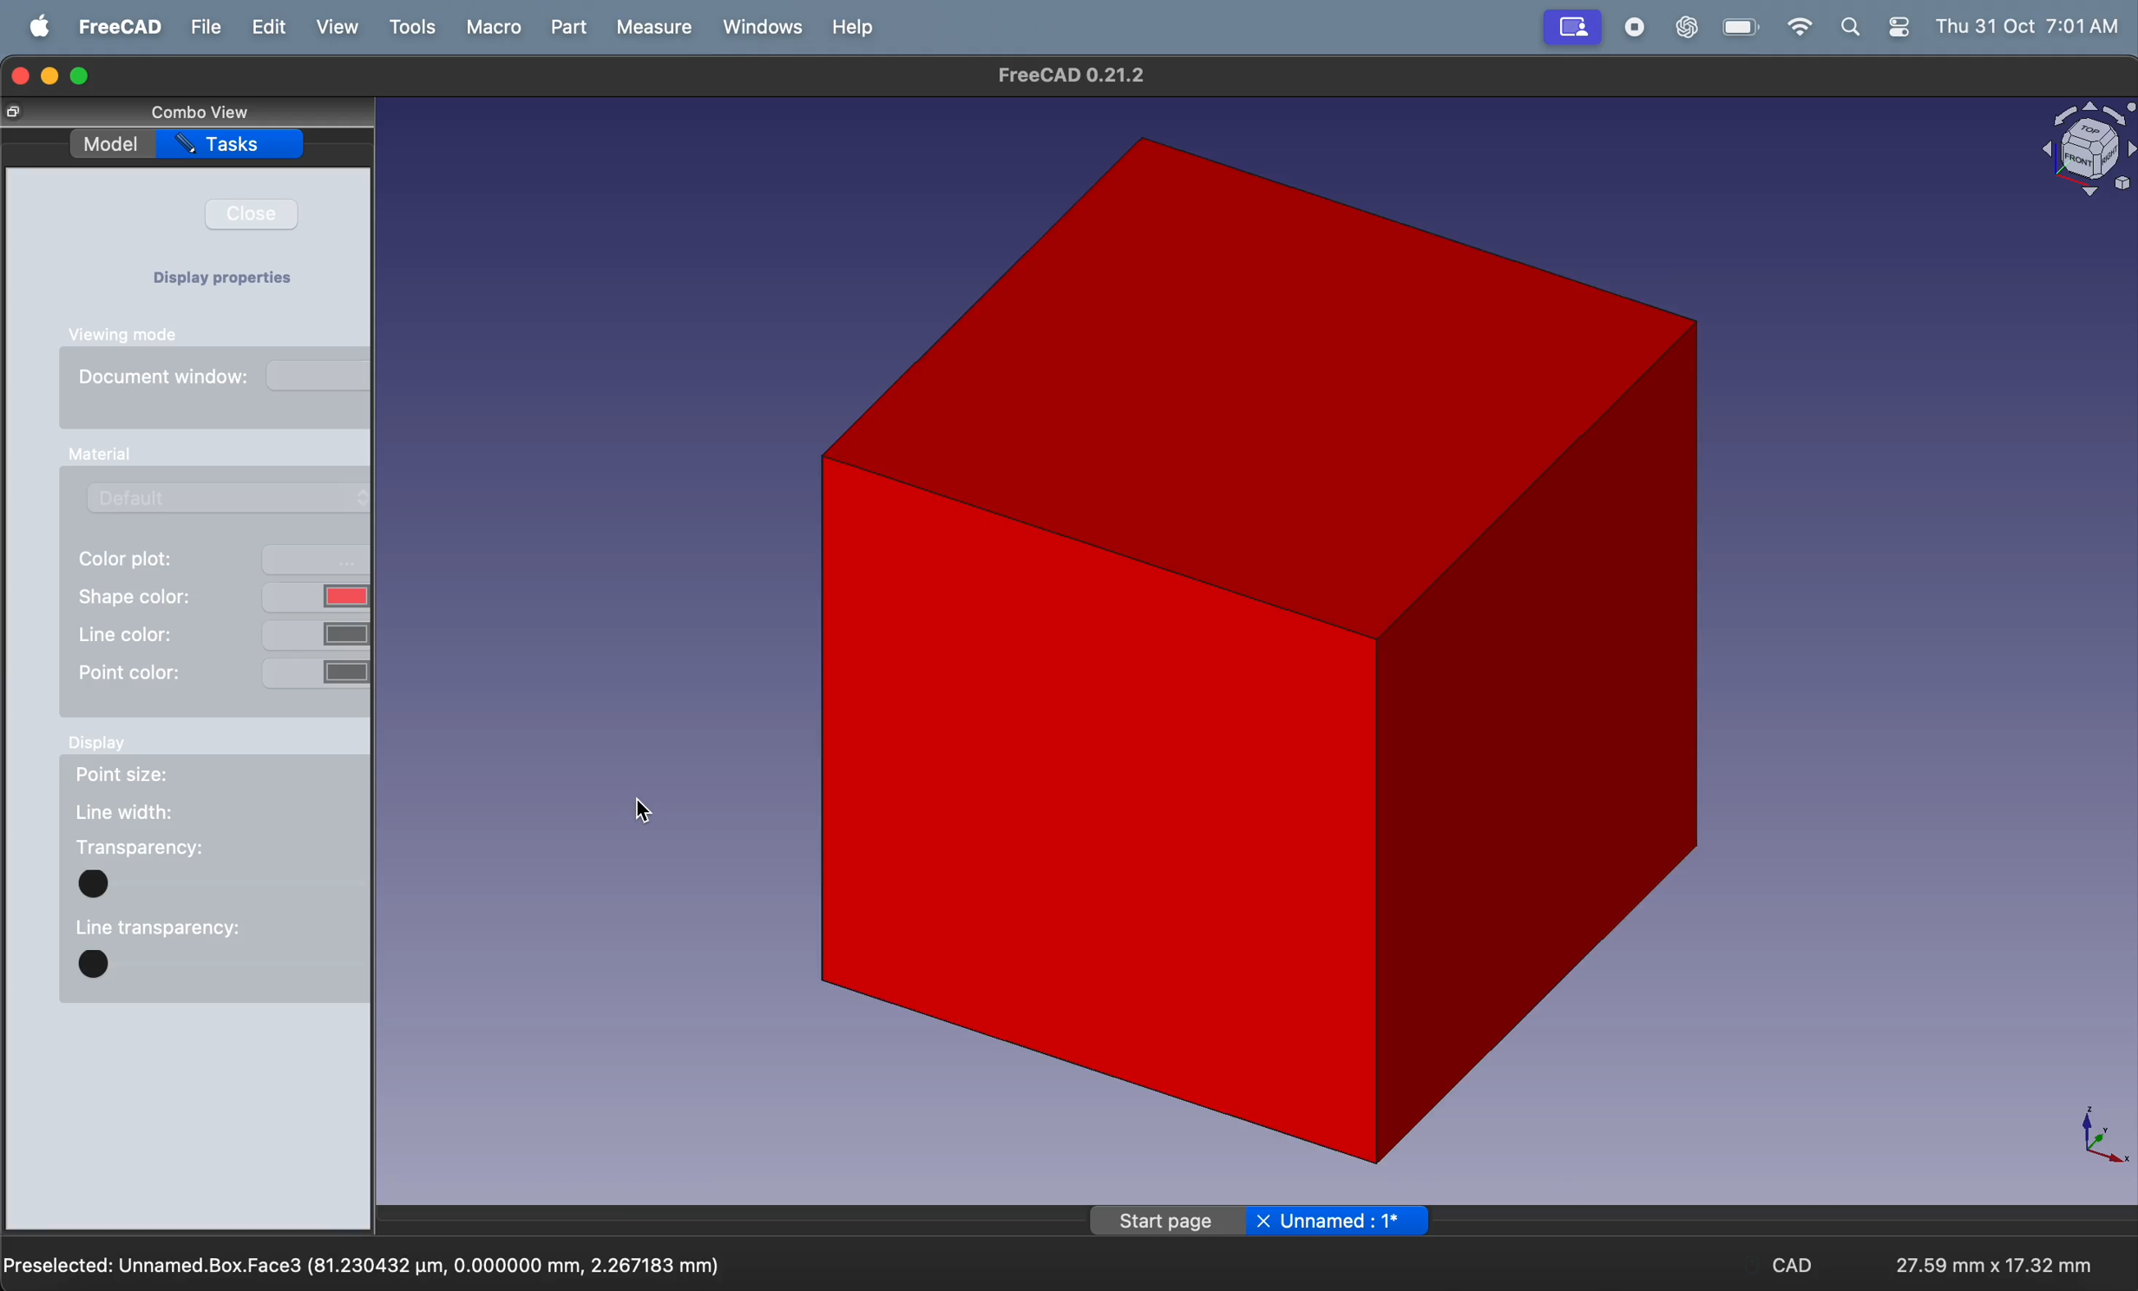 This screenshot has width=2138, height=1291. Describe the element at coordinates (222, 672) in the screenshot. I see `point color` at that location.